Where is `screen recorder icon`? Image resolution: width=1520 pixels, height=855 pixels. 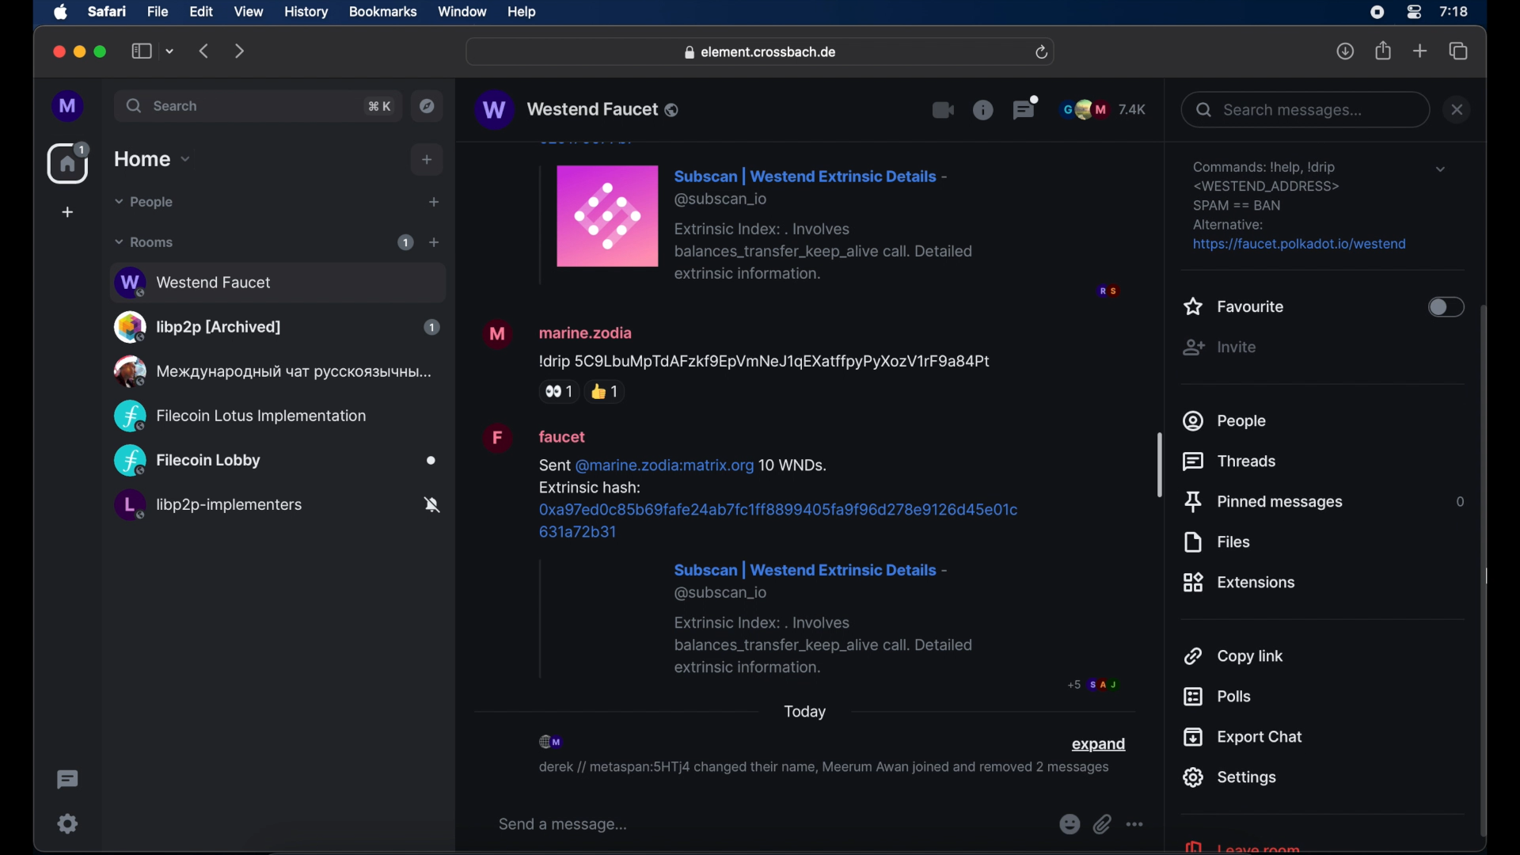 screen recorder icon is located at coordinates (1377, 13).